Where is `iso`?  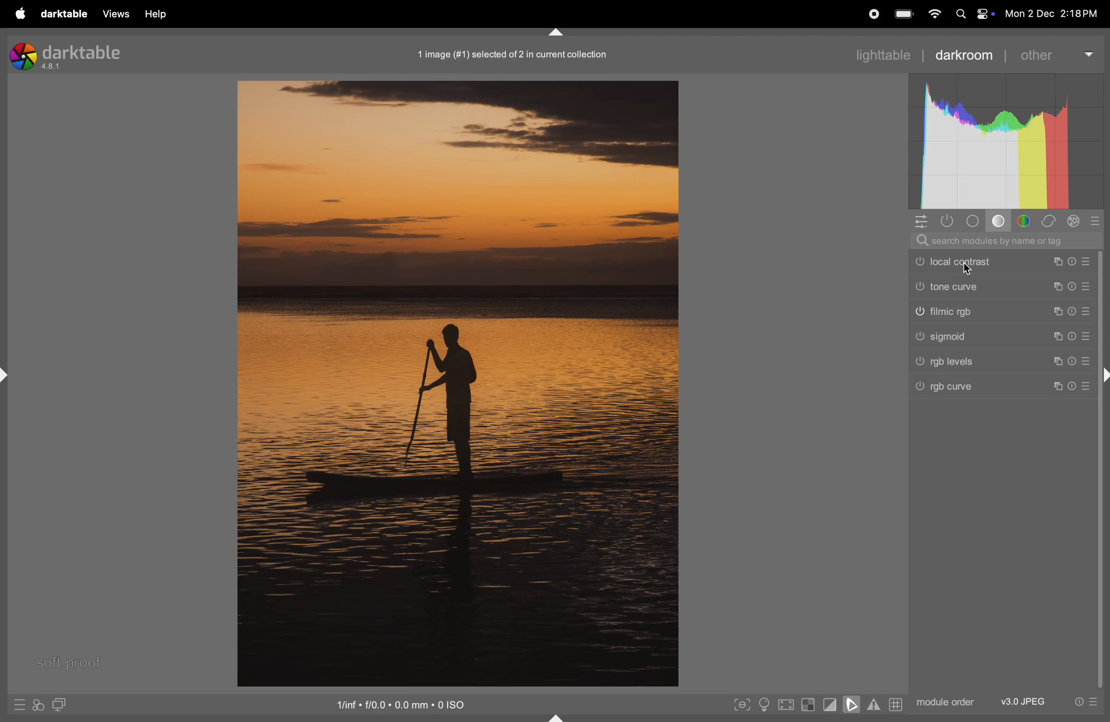 iso is located at coordinates (396, 703).